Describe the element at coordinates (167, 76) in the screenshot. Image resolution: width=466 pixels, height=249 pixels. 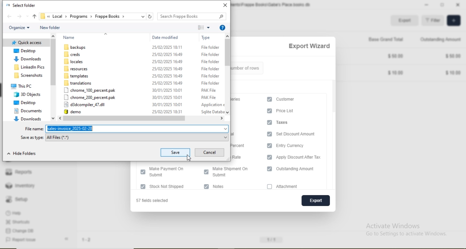
I see `25/02/2025 16:49` at that location.